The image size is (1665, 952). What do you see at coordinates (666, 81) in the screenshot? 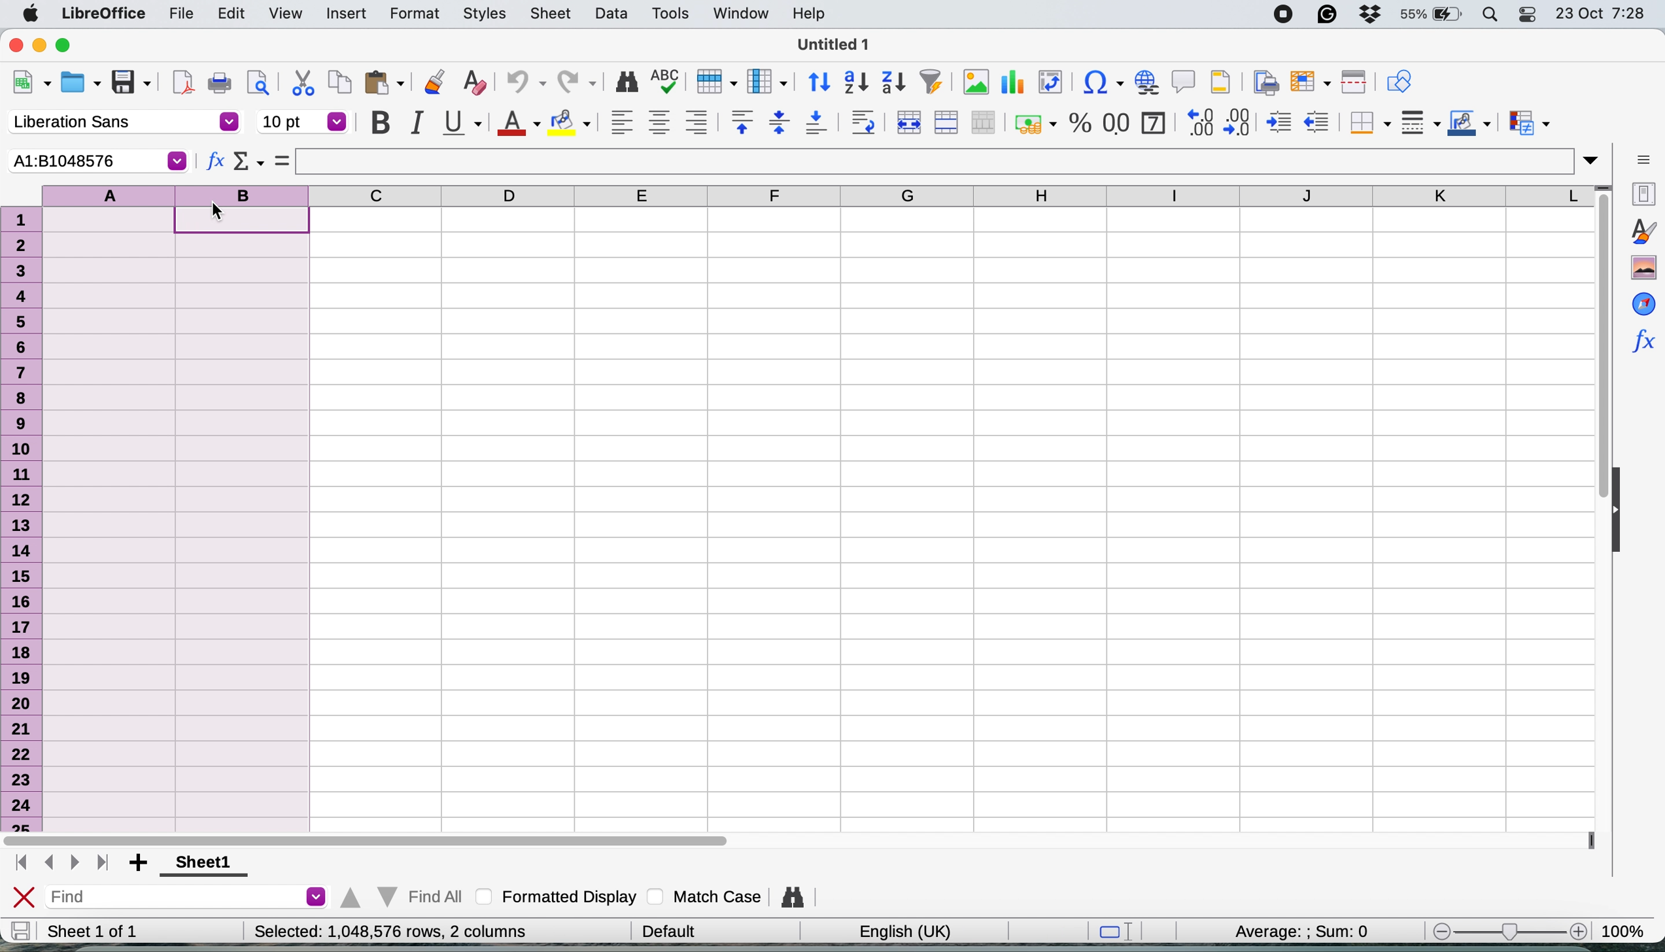
I see `spelling` at bounding box center [666, 81].